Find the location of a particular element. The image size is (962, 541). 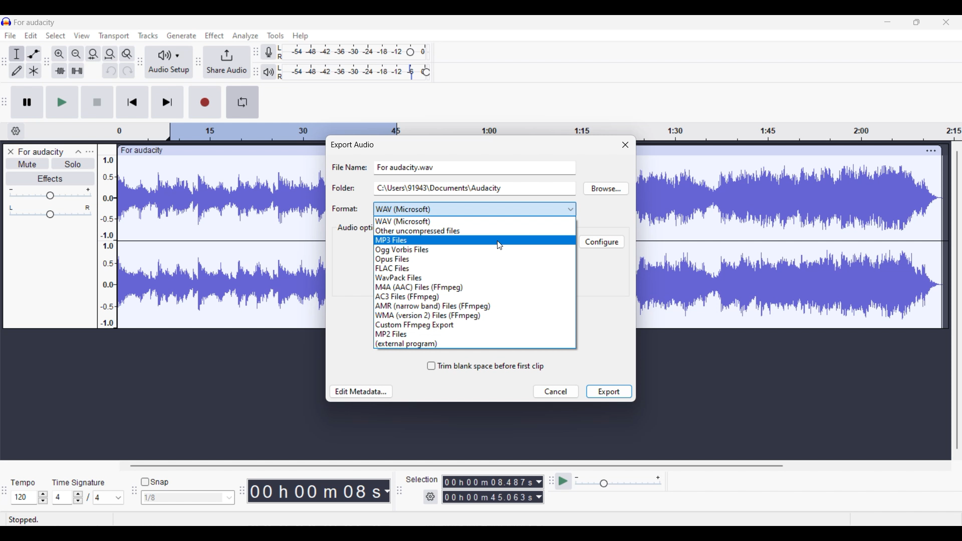

Current timestamp of track is located at coordinates (313, 491).